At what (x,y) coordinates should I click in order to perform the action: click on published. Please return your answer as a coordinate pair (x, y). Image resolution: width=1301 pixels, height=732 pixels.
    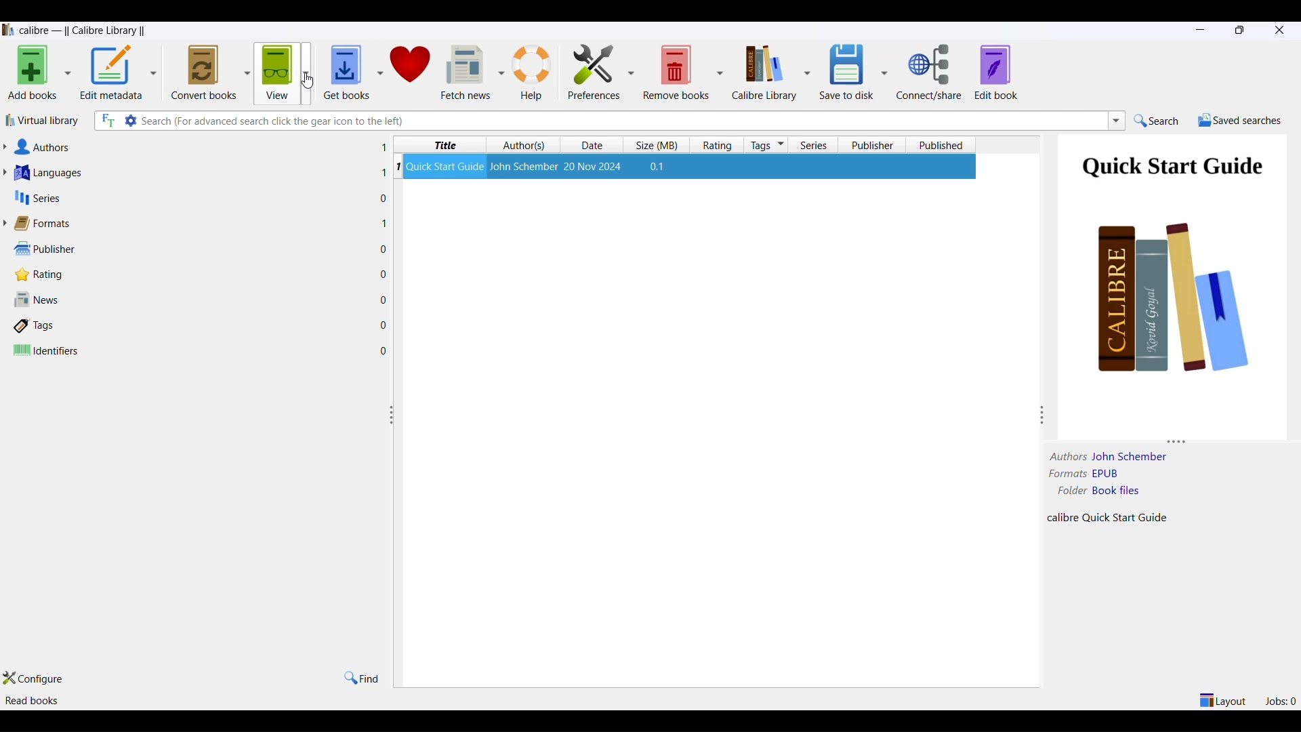
    Looking at the image, I should click on (941, 144).